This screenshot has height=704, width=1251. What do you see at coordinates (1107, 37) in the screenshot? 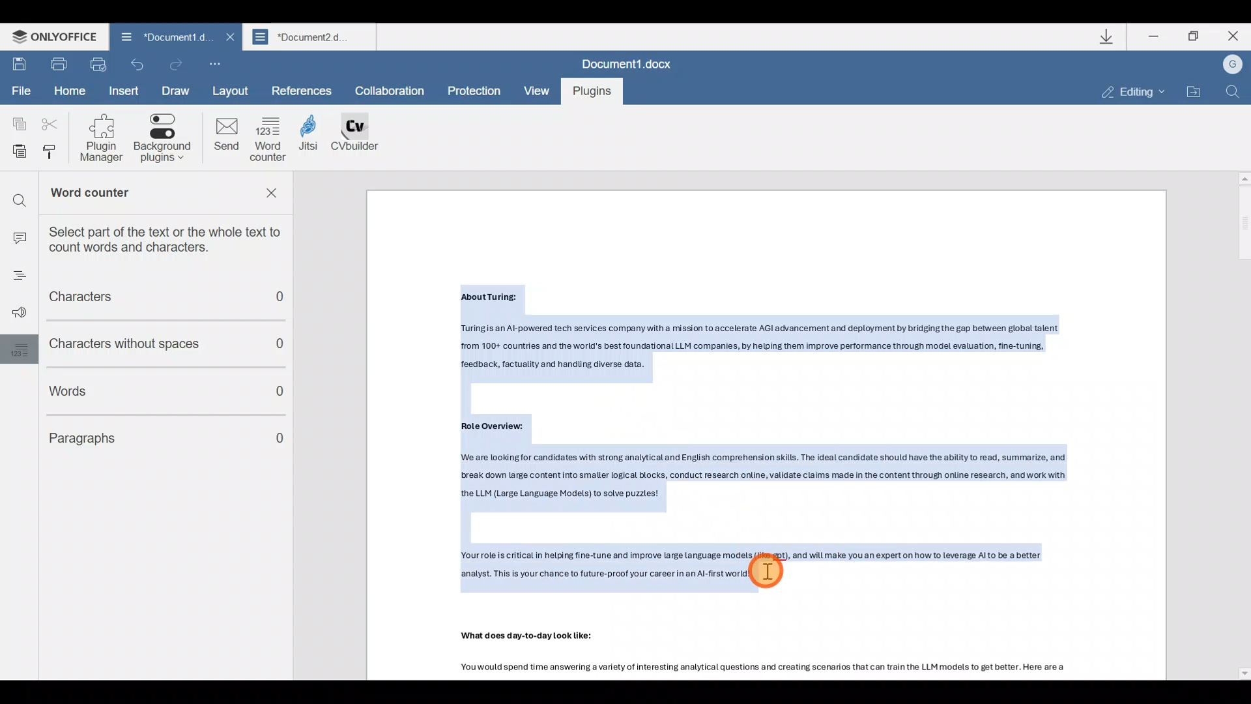
I see `Downloads` at bounding box center [1107, 37].